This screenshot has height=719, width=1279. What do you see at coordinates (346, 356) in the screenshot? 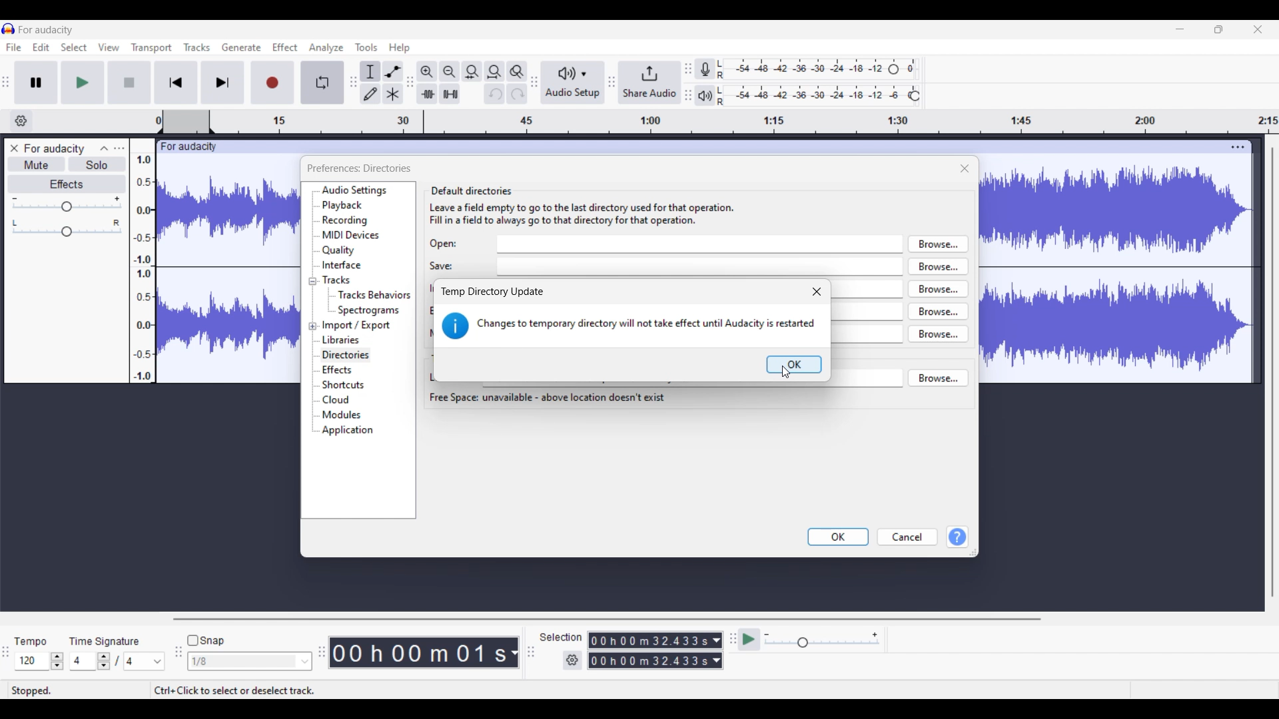
I see `Directories, current selection highlighted` at bounding box center [346, 356].